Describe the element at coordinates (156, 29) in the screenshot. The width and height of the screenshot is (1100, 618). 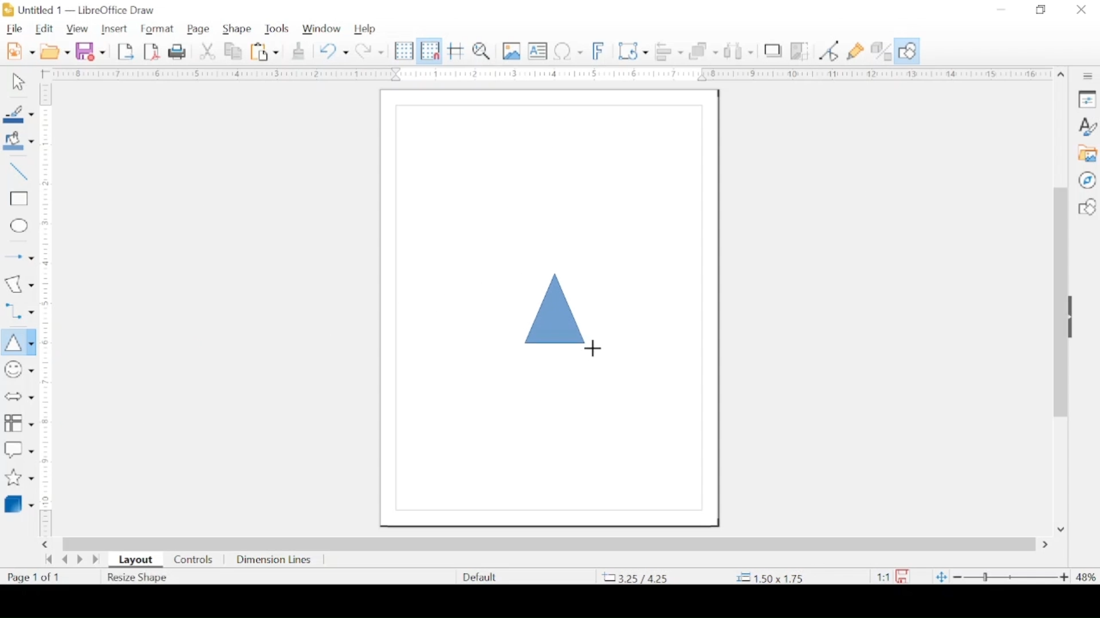
I see `format` at that location.